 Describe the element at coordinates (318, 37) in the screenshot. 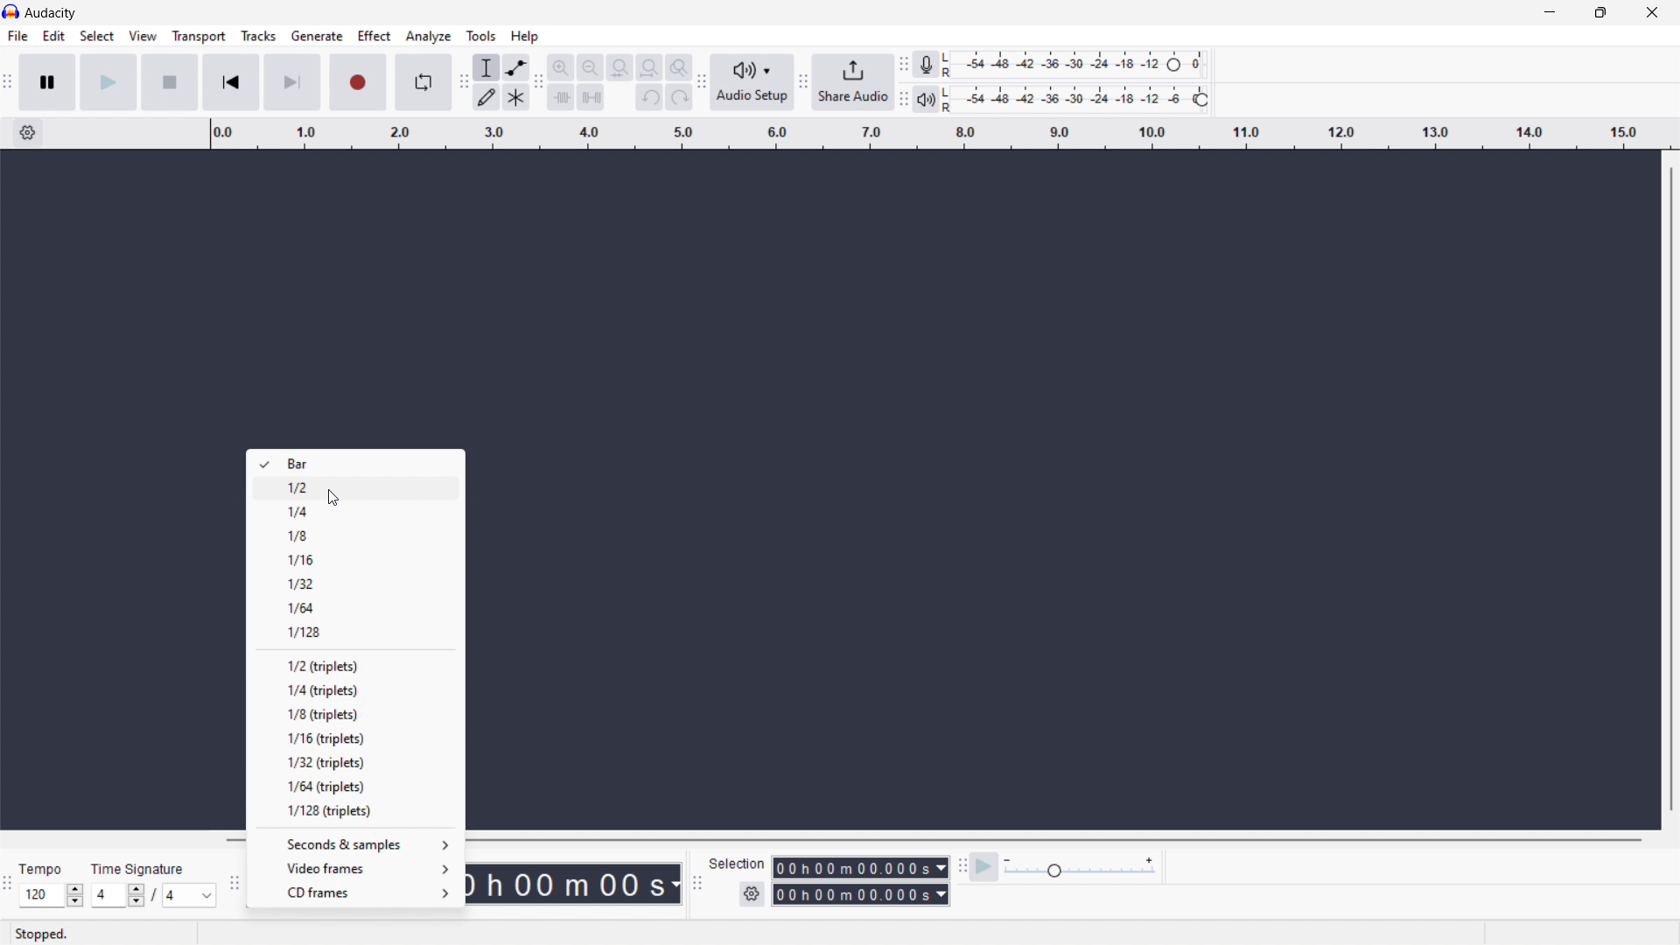

I see `generate` at that location.